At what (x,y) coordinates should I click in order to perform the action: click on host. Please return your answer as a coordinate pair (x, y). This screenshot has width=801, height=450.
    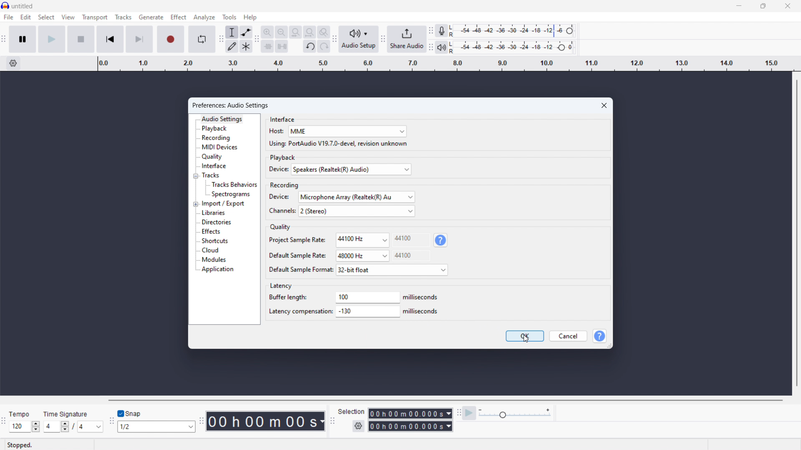
    Looking at the image, I should click on (275, 131).